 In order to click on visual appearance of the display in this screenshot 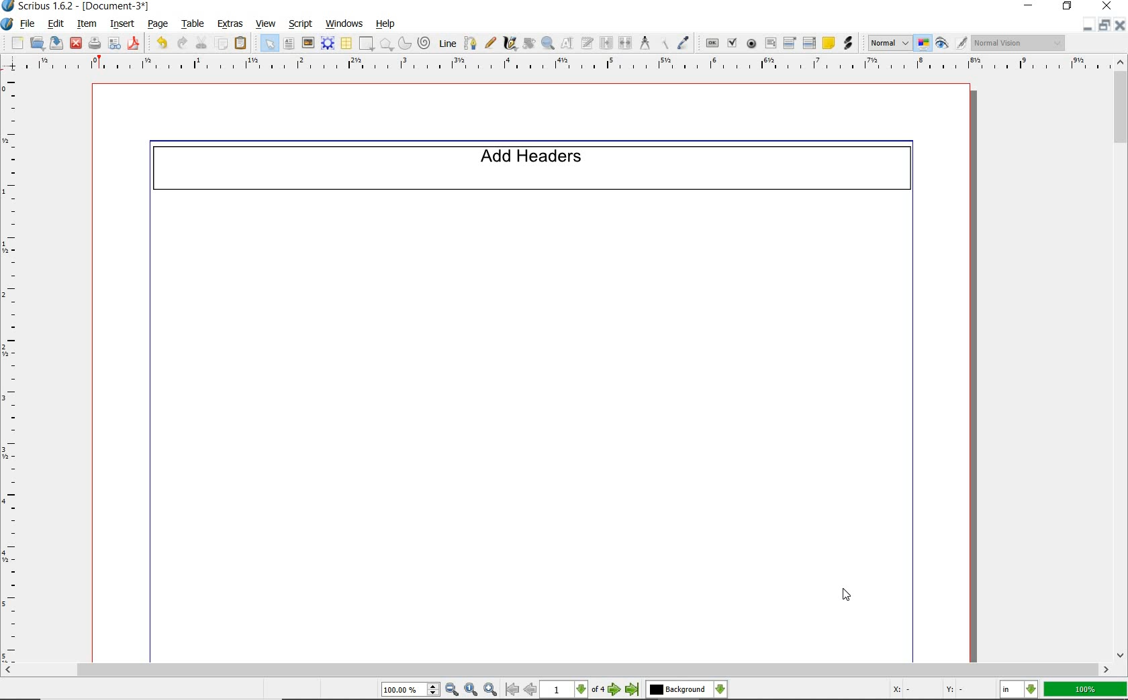, I will do `click(1019, 44)`.